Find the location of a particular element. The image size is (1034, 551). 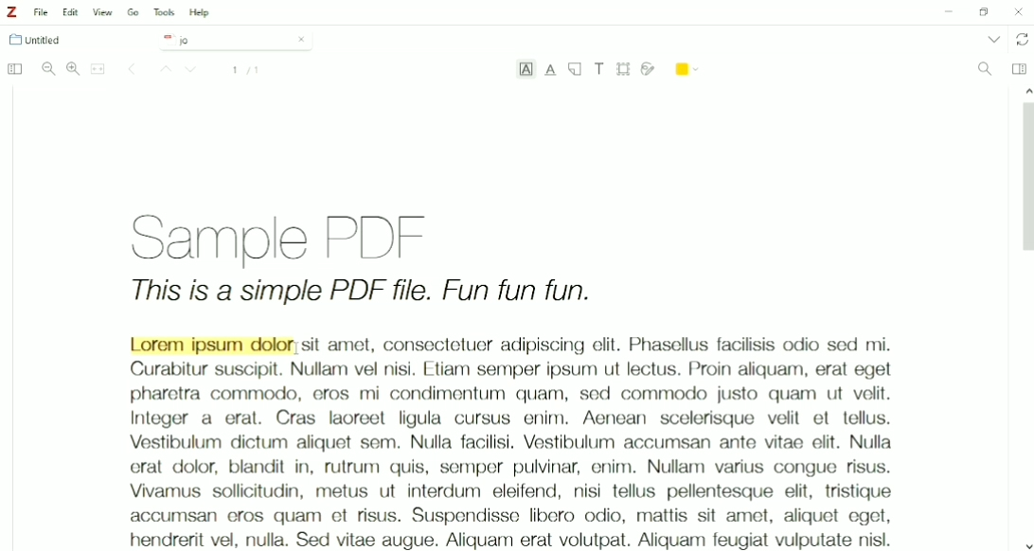

Toggle Sidebar is located at coordinates (13, 70).